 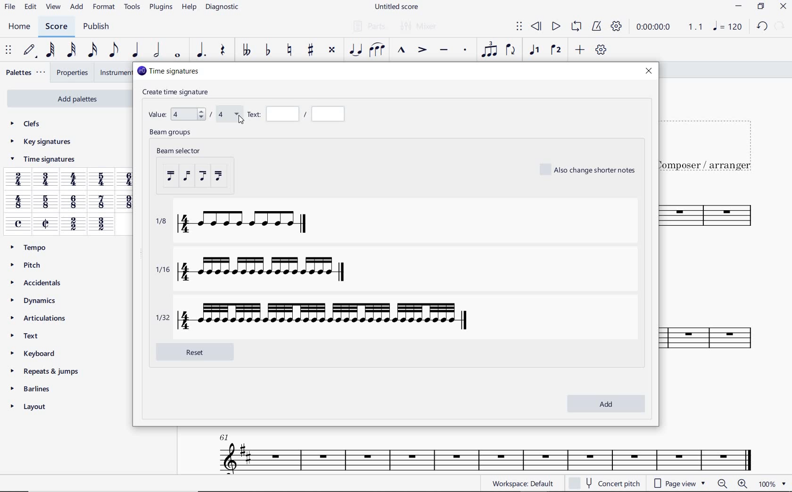 I want to click on NOTE, so click(x=727, y=26).